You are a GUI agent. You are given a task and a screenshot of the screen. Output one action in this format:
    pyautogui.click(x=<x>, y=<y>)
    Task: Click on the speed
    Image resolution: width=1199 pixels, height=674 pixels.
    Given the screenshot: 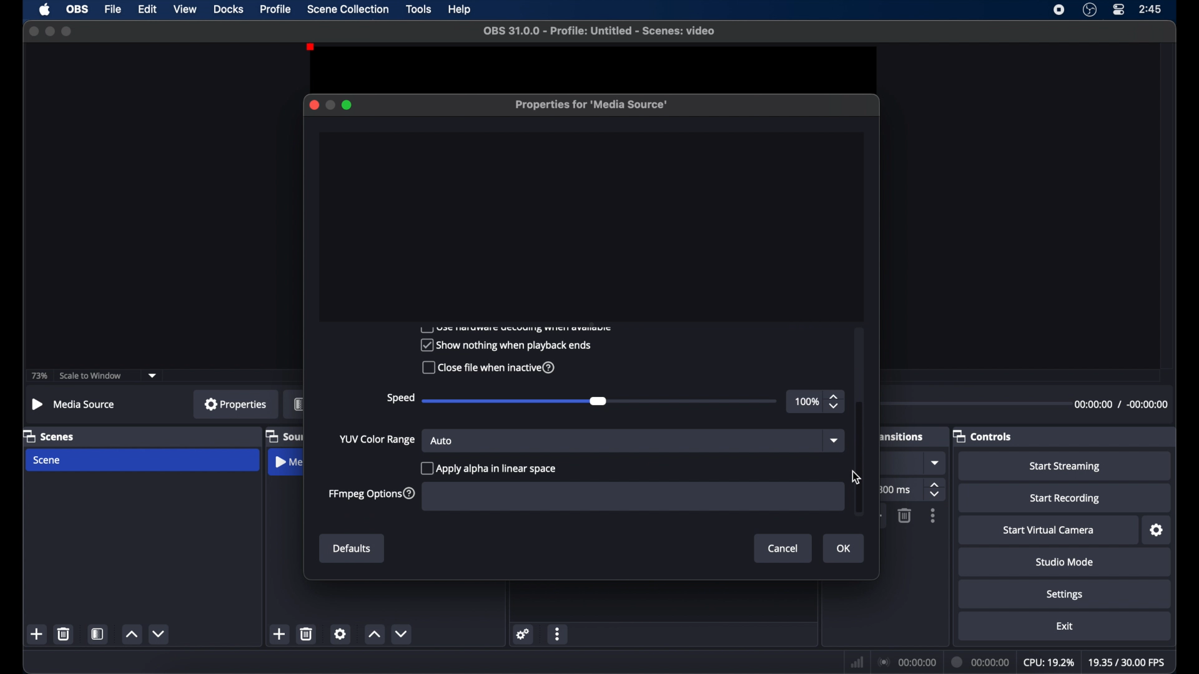 What is the action you would take?
    pyautogui.click(x=400, y=398)
    